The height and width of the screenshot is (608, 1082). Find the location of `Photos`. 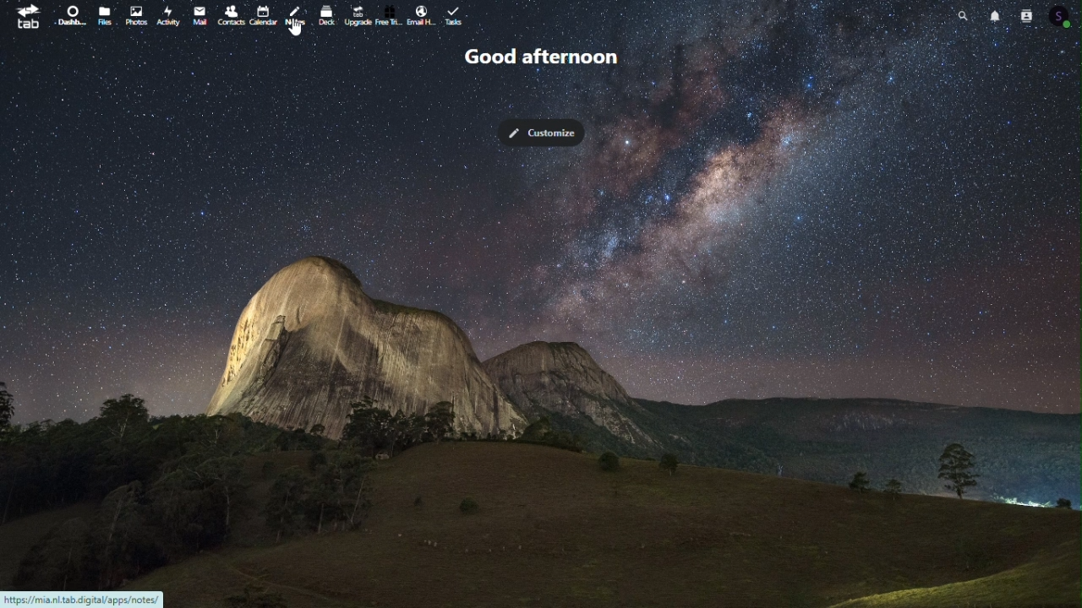

Photos is located at coordinates (136, 16).